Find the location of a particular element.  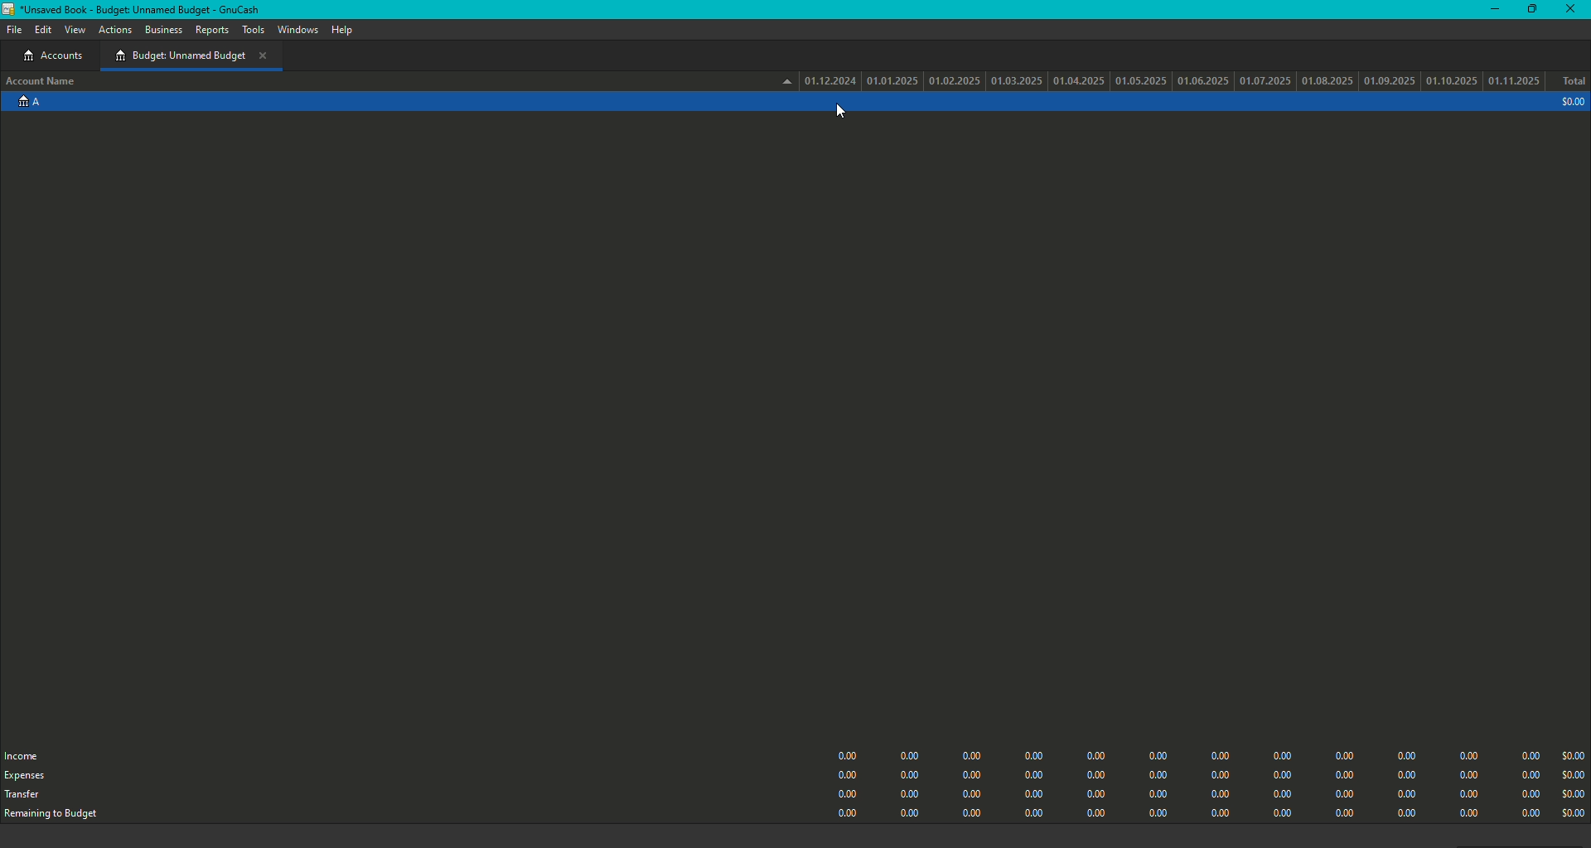

GnuCash is located at coordinates (138, 9).